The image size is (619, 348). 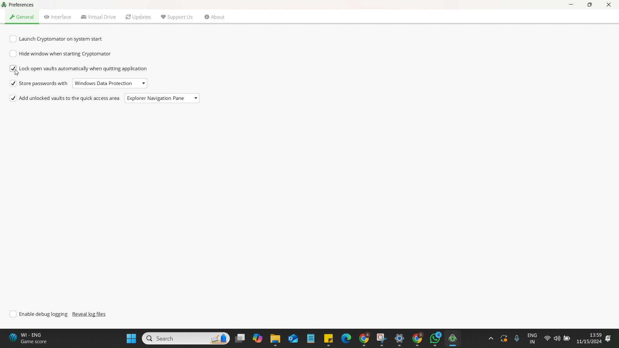 I want to click on Wifi, so click(x=547, y=339).